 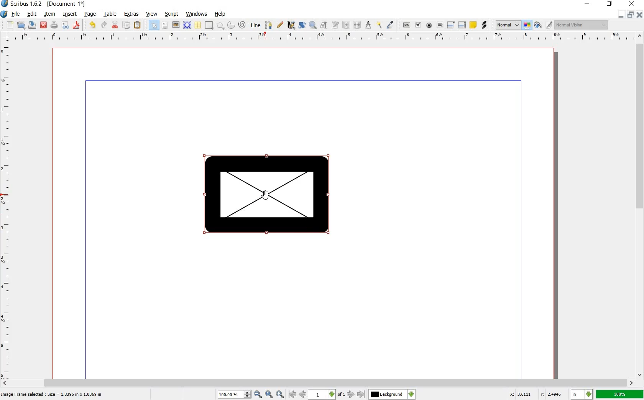 What do you see at coordinates (609, 4) in the screenshot?
I see `restore` at bounding box center [609, 4].